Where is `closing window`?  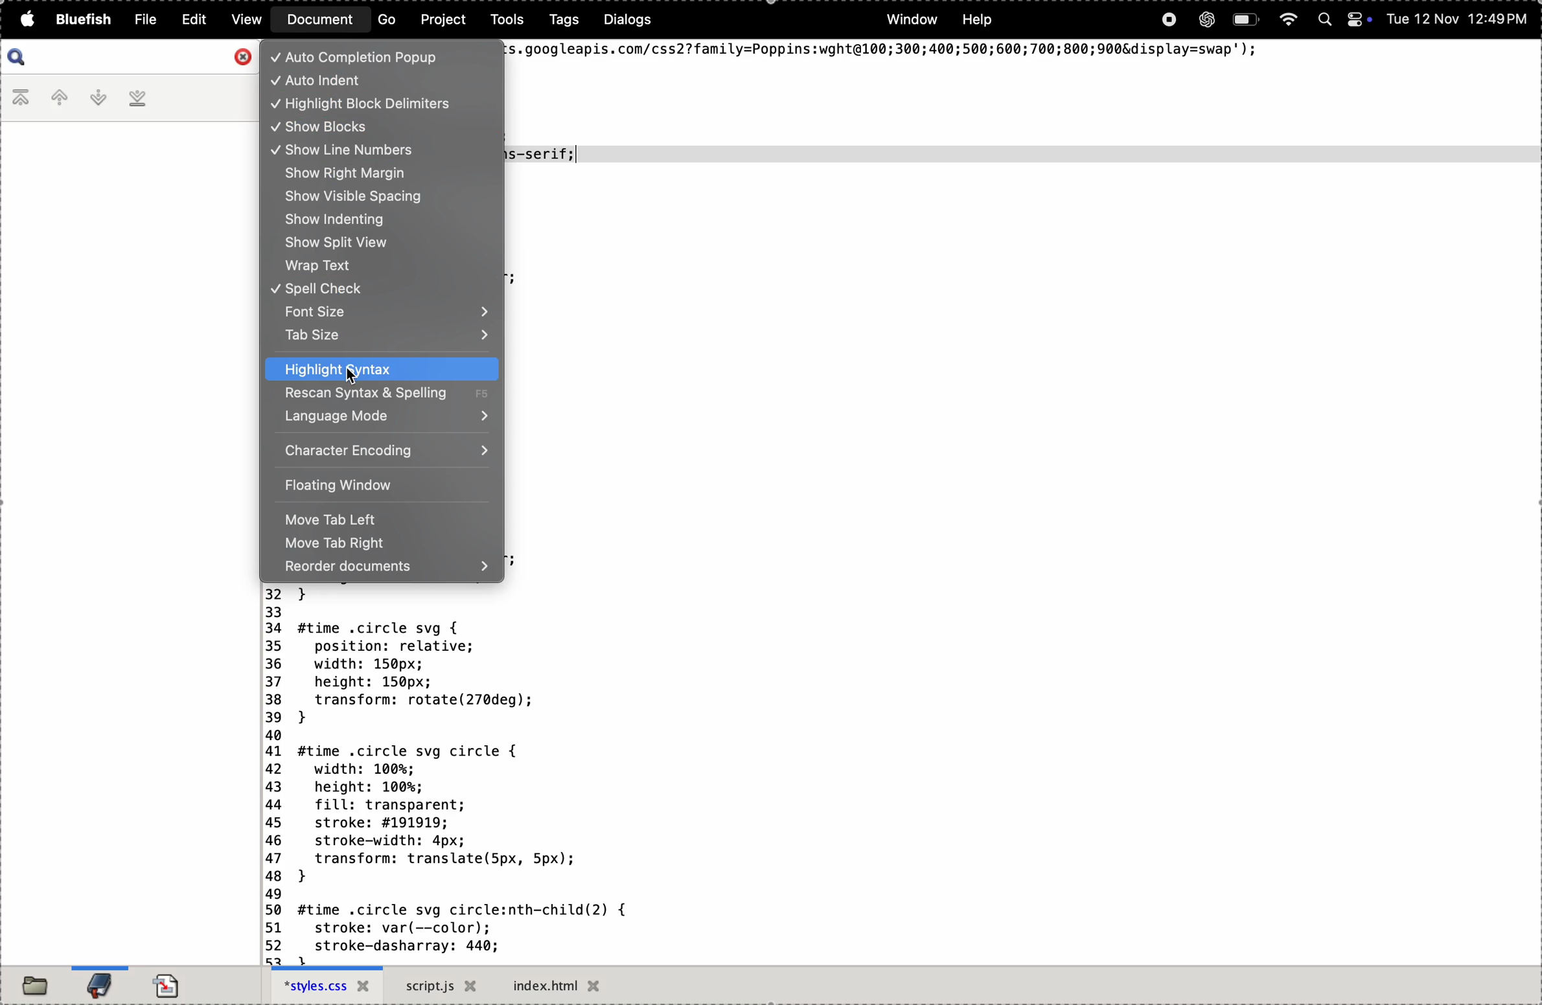
closing window is located at coordinates (242, 55).